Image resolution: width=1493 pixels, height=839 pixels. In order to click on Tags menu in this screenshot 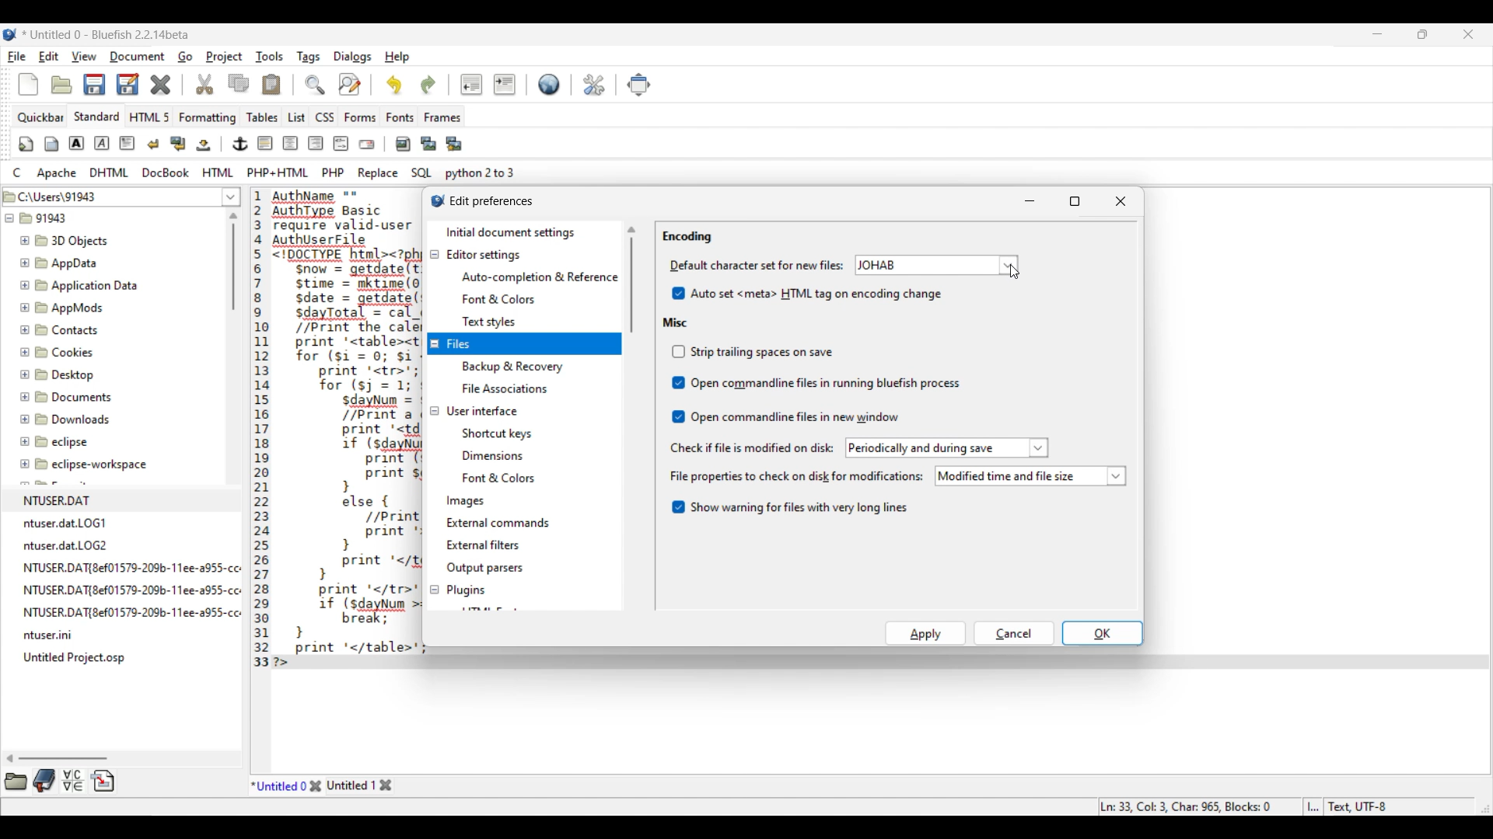, I will do `click(308, 57)`.